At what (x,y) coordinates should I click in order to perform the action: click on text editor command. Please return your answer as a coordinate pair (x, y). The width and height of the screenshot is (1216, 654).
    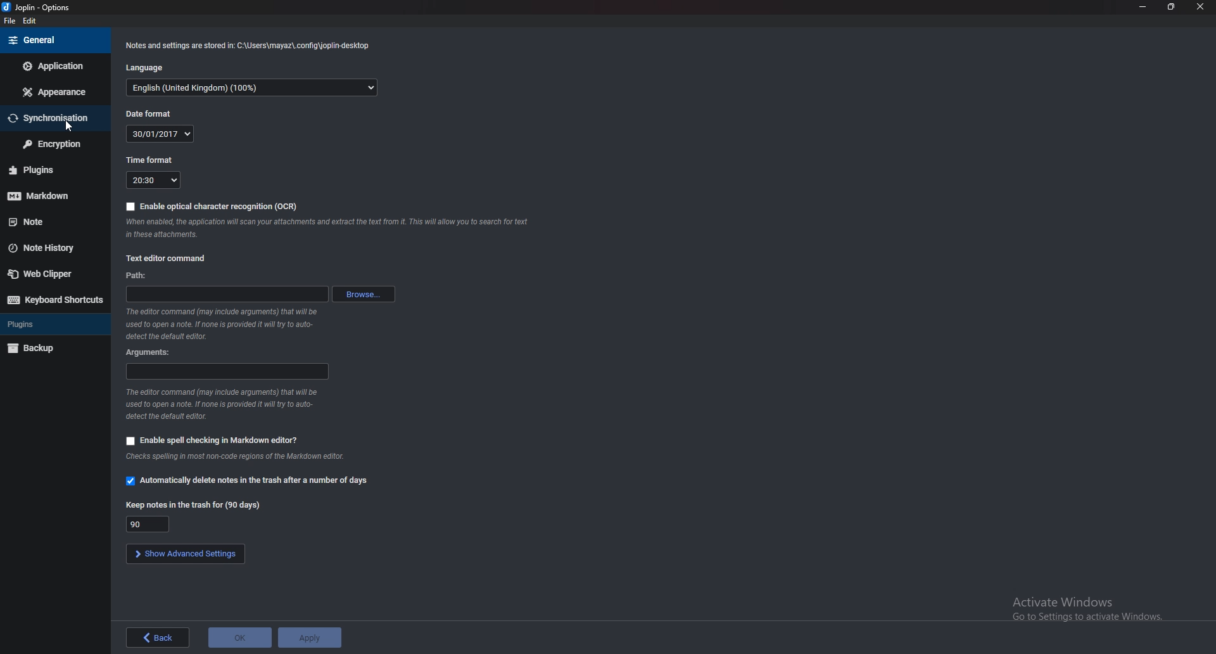
    Looking at the image, I should click on (166, 258).